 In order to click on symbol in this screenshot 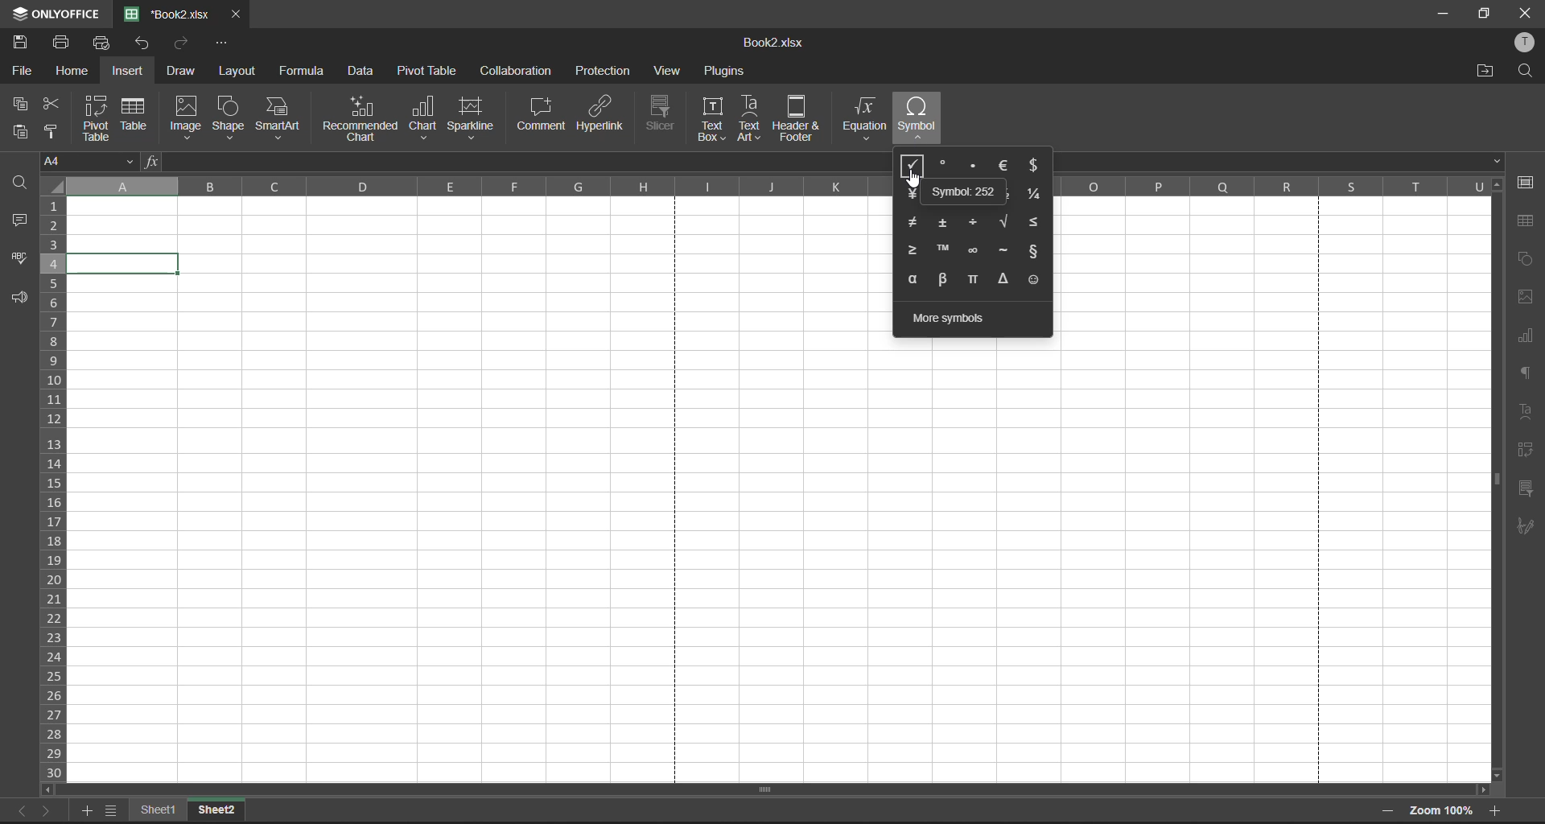, I will do `click(917, 117)`.